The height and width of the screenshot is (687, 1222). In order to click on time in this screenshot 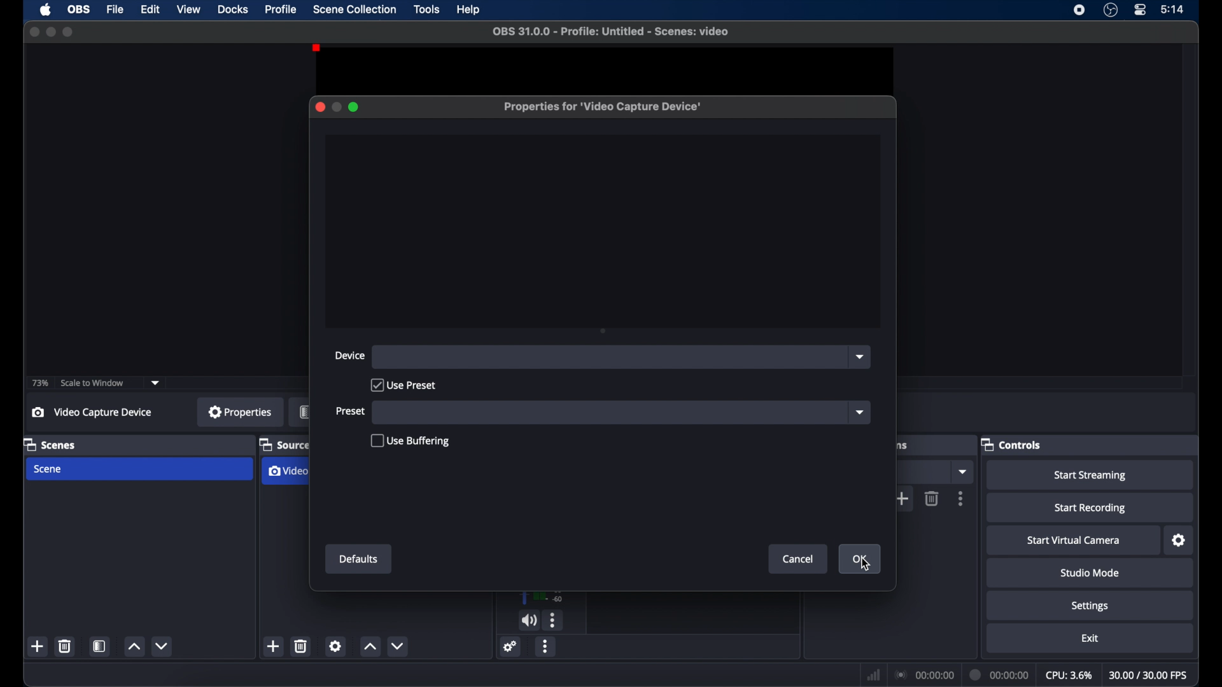, I will do `click(1173, 9)`.